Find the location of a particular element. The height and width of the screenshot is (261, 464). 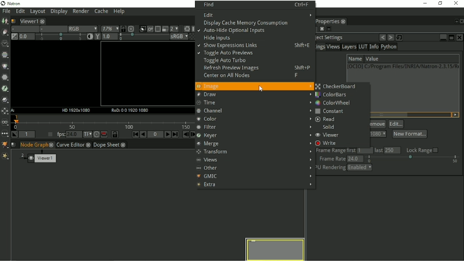

Frame range is located at coordinates (360, 150).